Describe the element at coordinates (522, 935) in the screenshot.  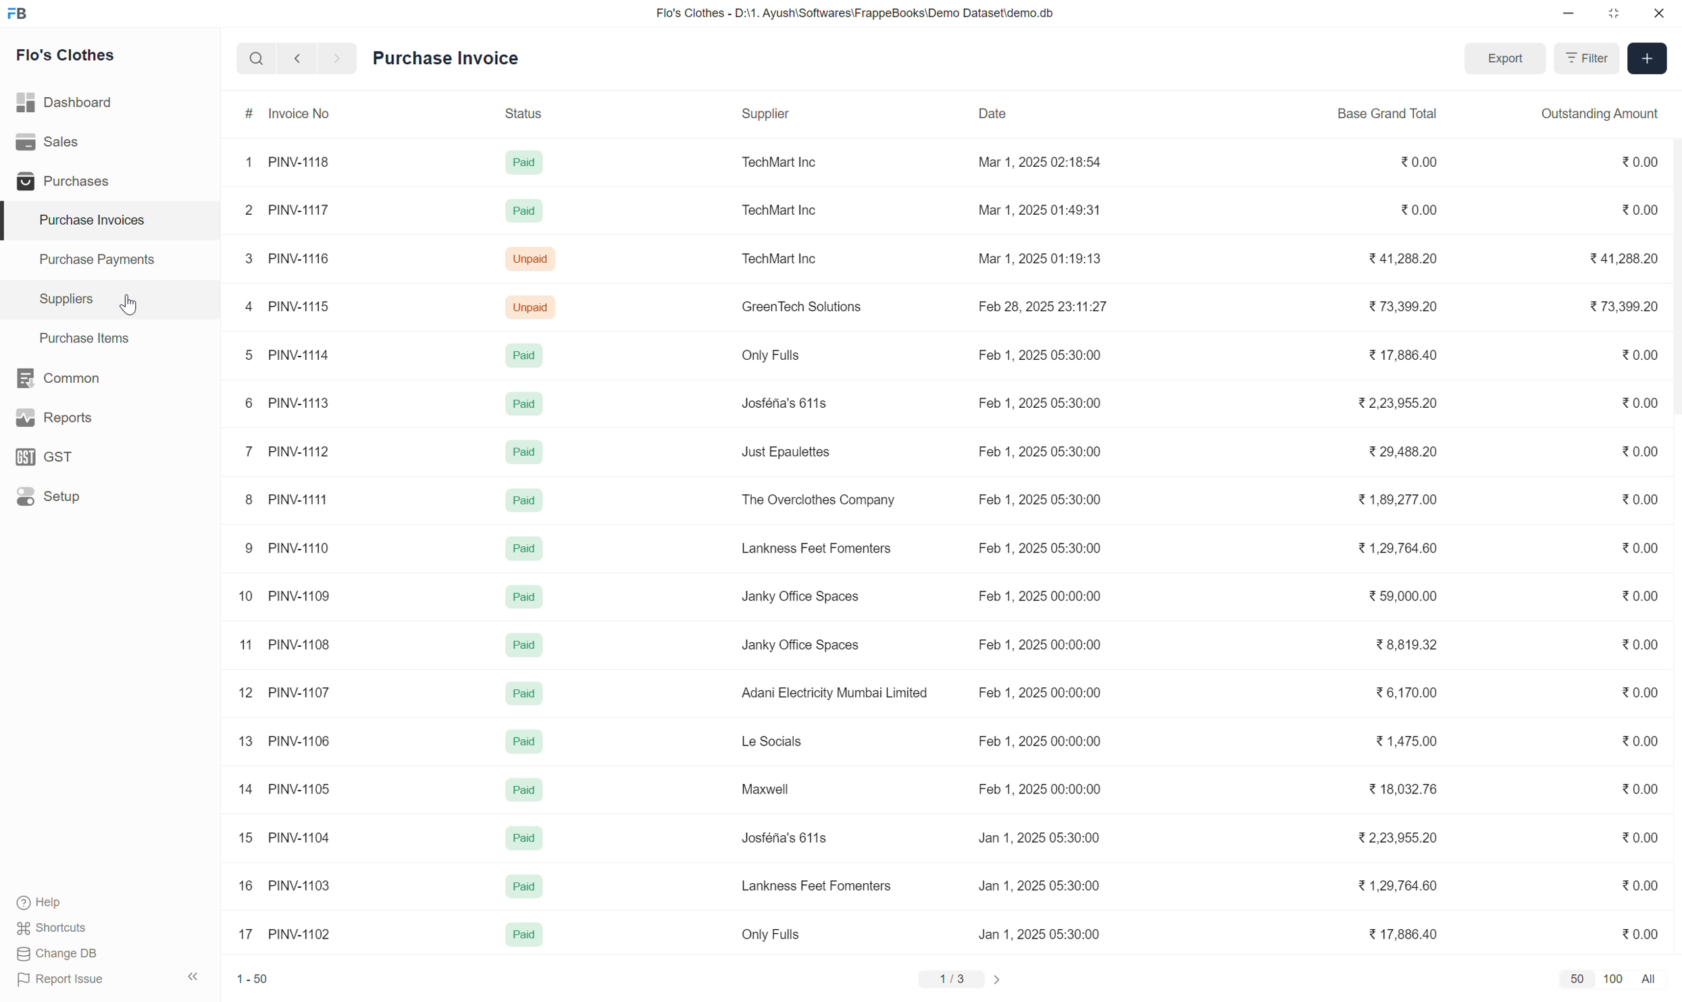
I see `paid` at that location.